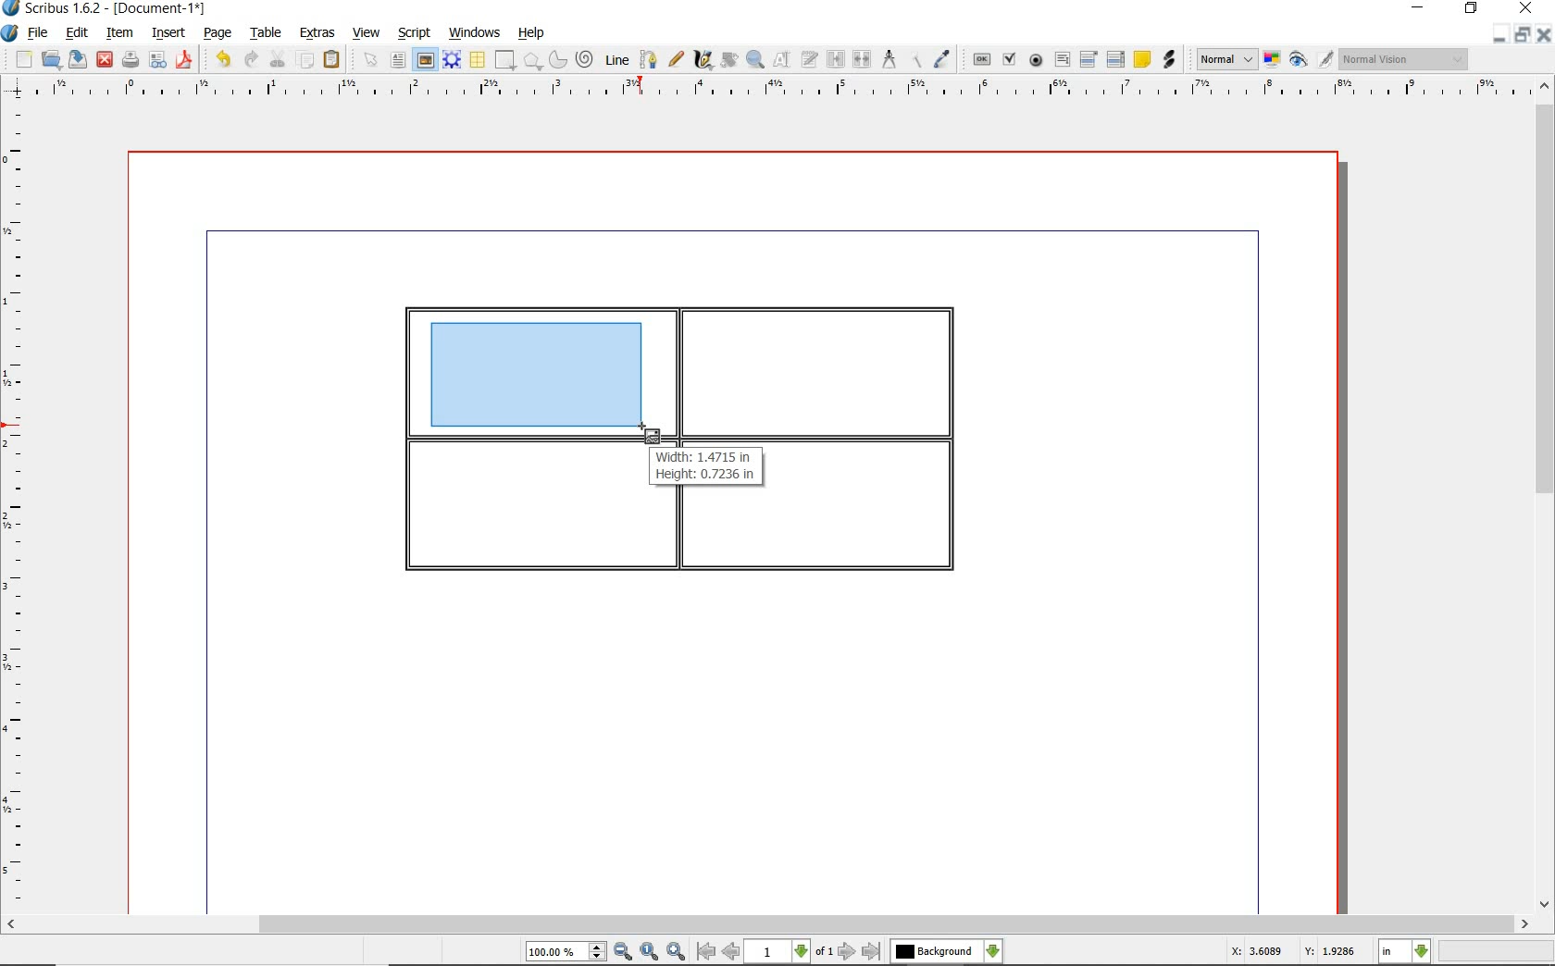 The width and height of the screenshot is (1555, 966). I want to click on pdf combo box, so click(1090, 60).